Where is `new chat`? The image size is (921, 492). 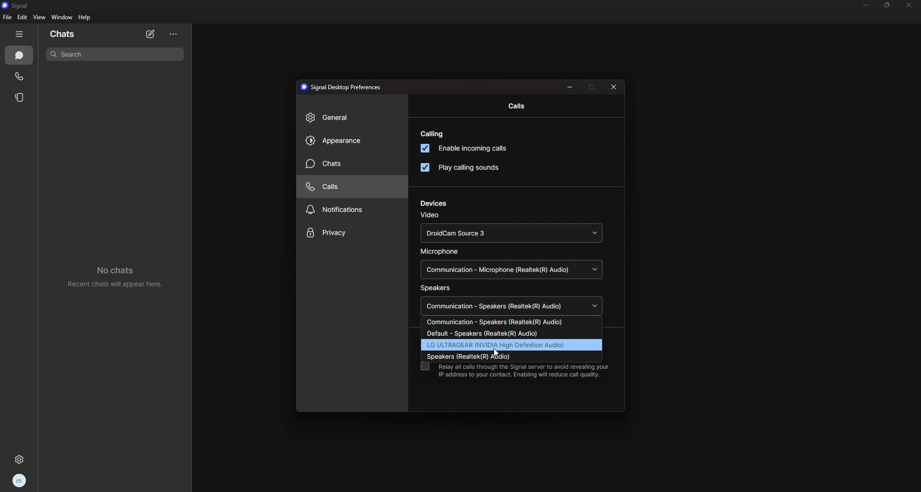
new chat is located at coordinates (151, 35).